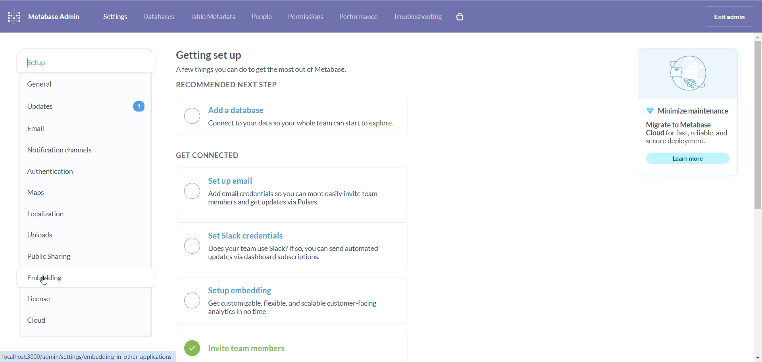 The height and width of the screenshot is (362, 762). Describe the element at coordinates (82, 86) in the screenshot. I see `general` at that location.